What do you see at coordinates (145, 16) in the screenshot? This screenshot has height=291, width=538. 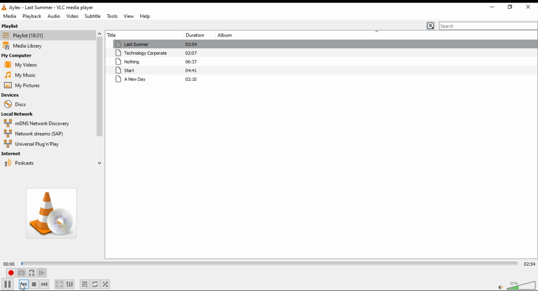 I see `help` at bounding box center [145, 16].